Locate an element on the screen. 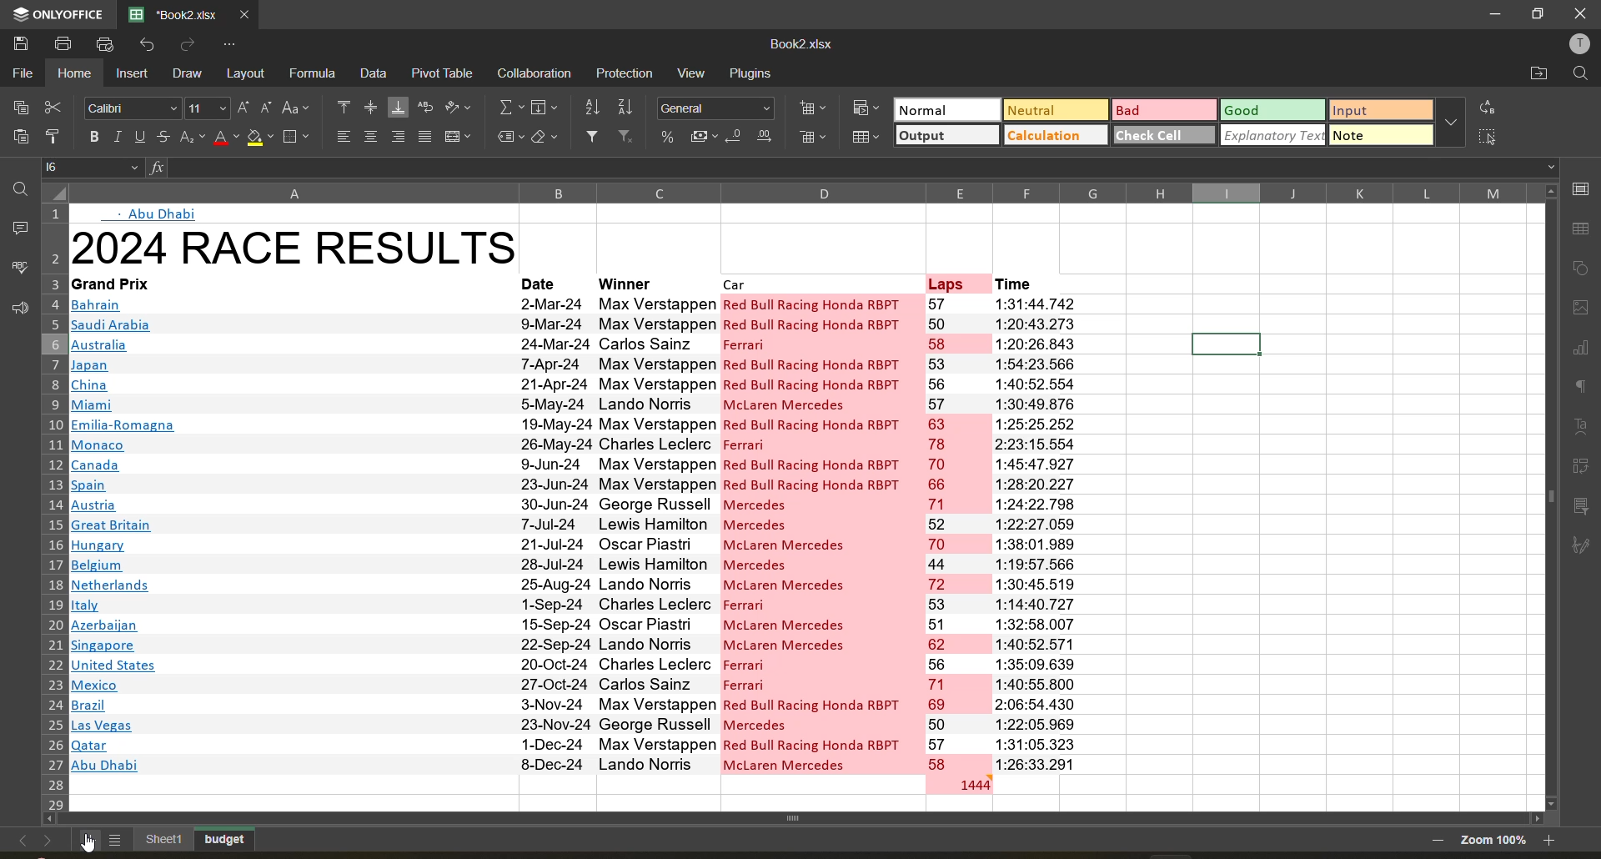  sub/superscript is located at coordinates (193, 138).